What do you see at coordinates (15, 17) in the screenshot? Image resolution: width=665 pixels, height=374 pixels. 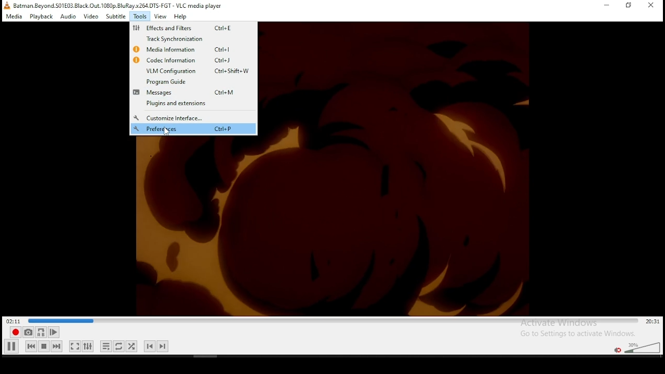 I see `media` at bounding box center [15, 17].